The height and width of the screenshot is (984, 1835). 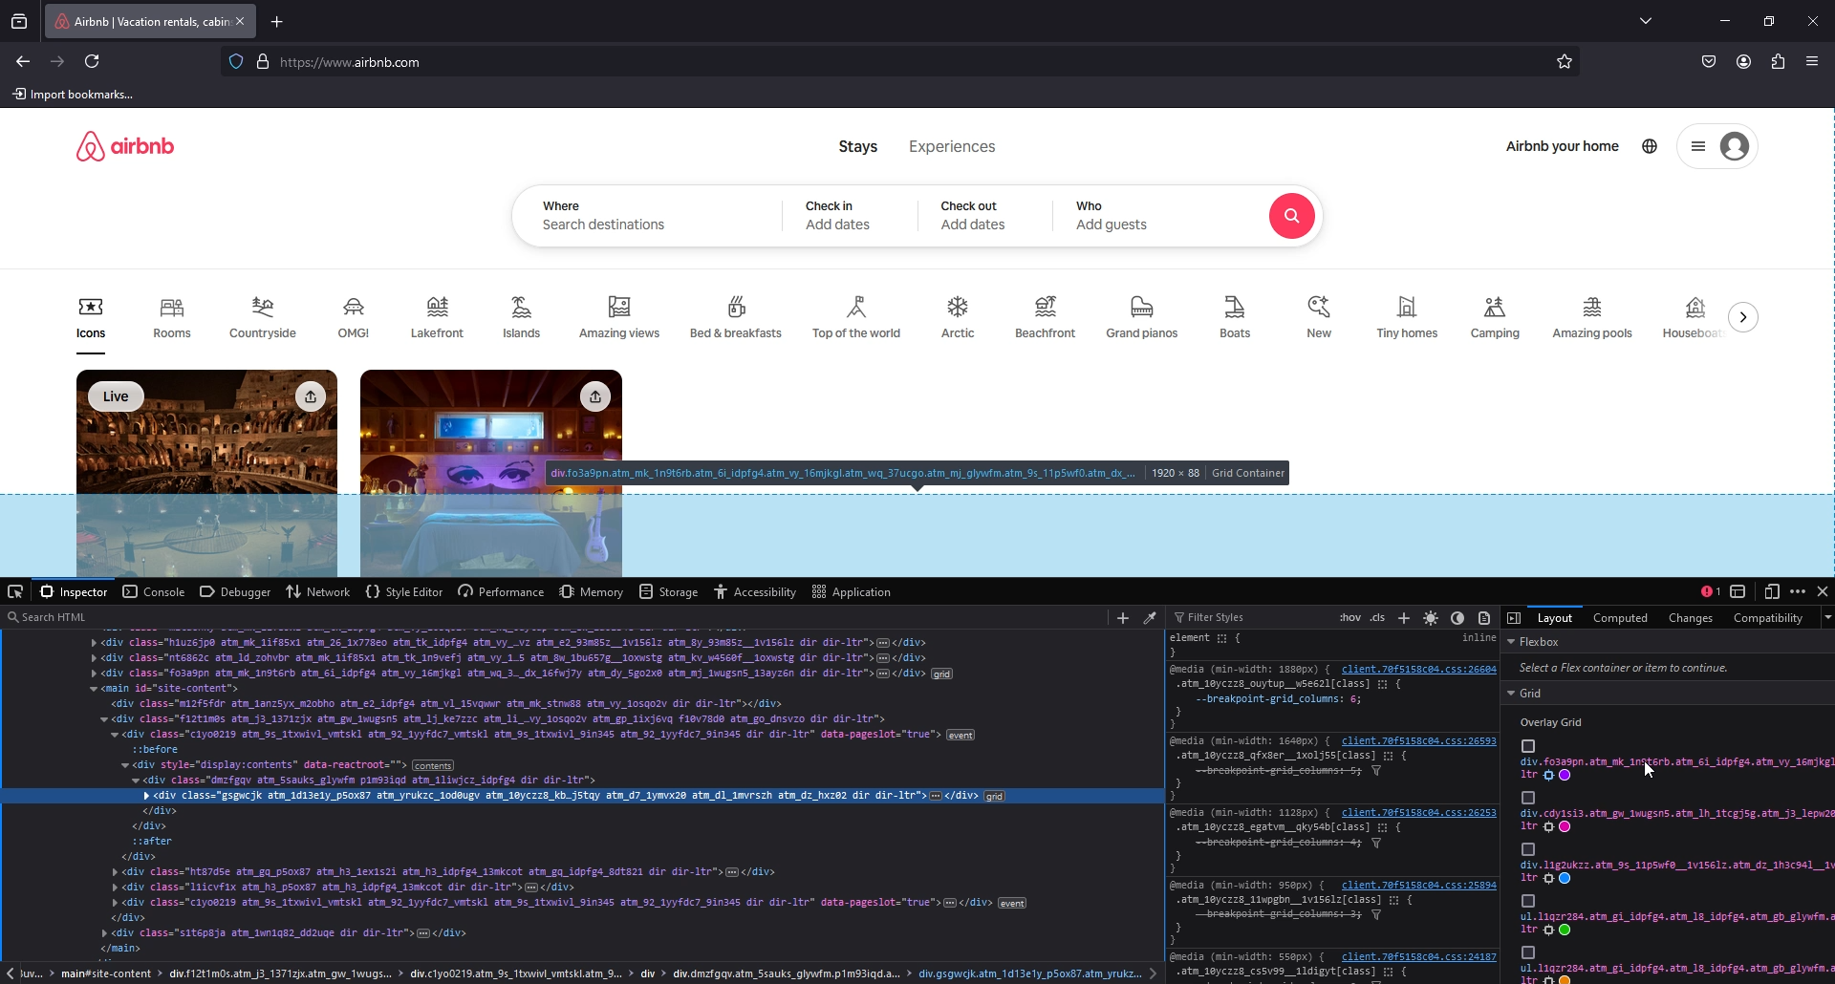 What do you see at coordinates (594, 397) in the screenshot?
I see `Download ` at bounding box center [594, 397].